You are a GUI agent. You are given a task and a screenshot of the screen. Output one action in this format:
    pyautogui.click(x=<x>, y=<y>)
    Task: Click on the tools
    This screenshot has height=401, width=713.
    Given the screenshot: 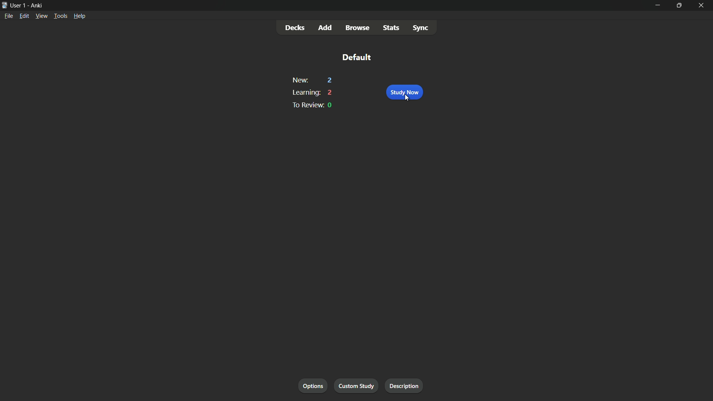 What is the action you would take?
    pyautogui.click(x=61, y=16)
    